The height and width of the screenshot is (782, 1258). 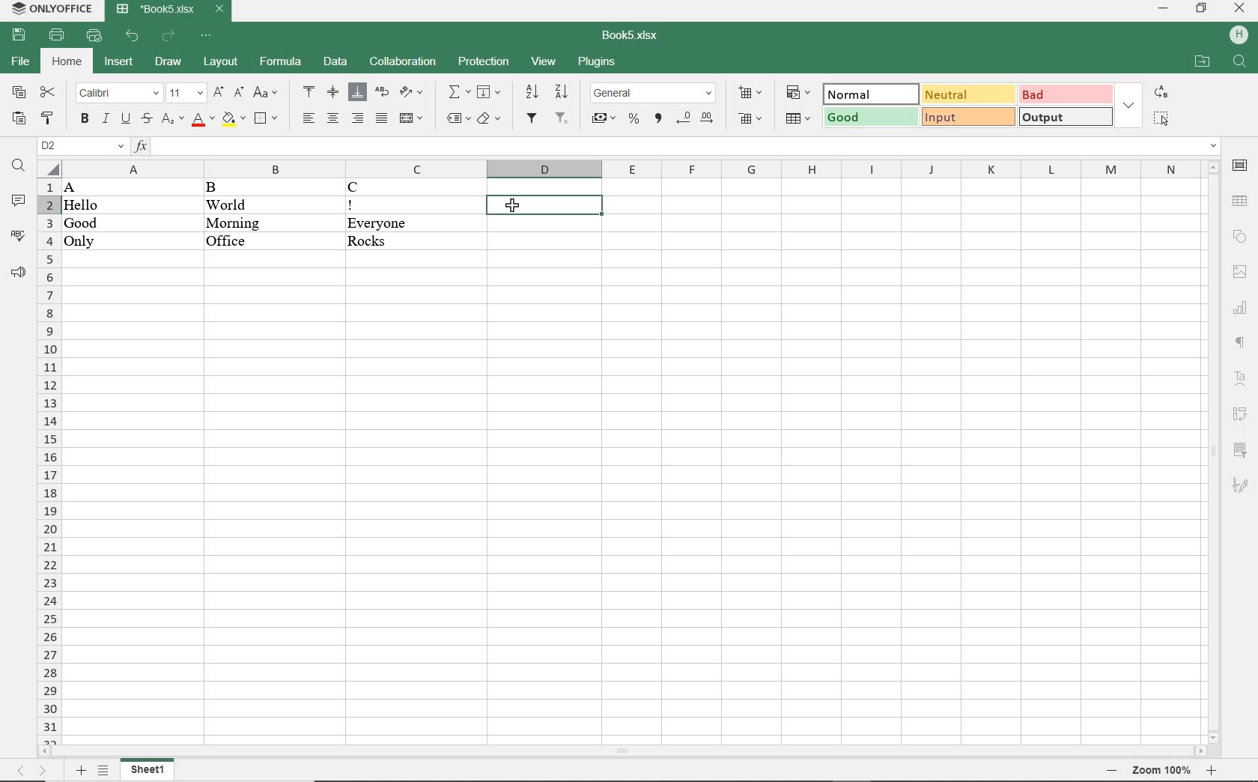 I want to click on COPY STYLE, so click(x=49, y=115).